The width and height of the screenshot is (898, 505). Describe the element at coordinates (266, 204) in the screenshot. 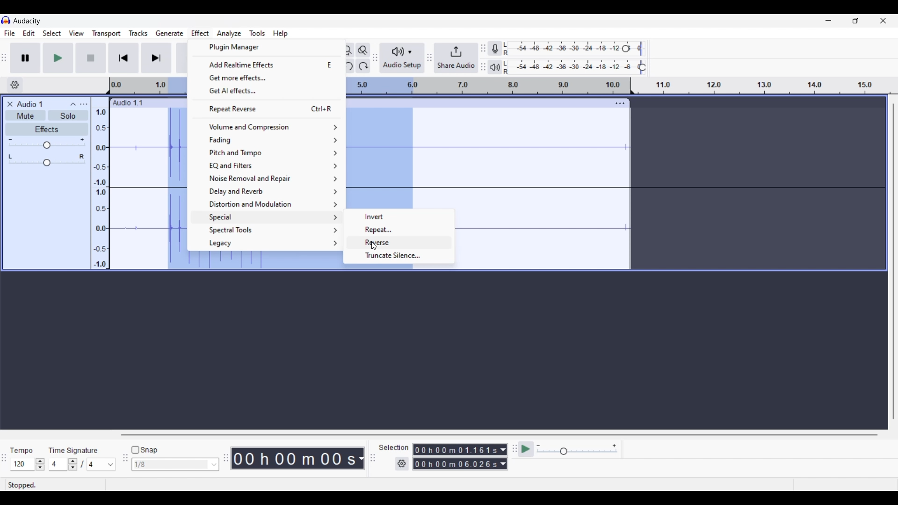

I see `Distortion and modulation options` at that location.